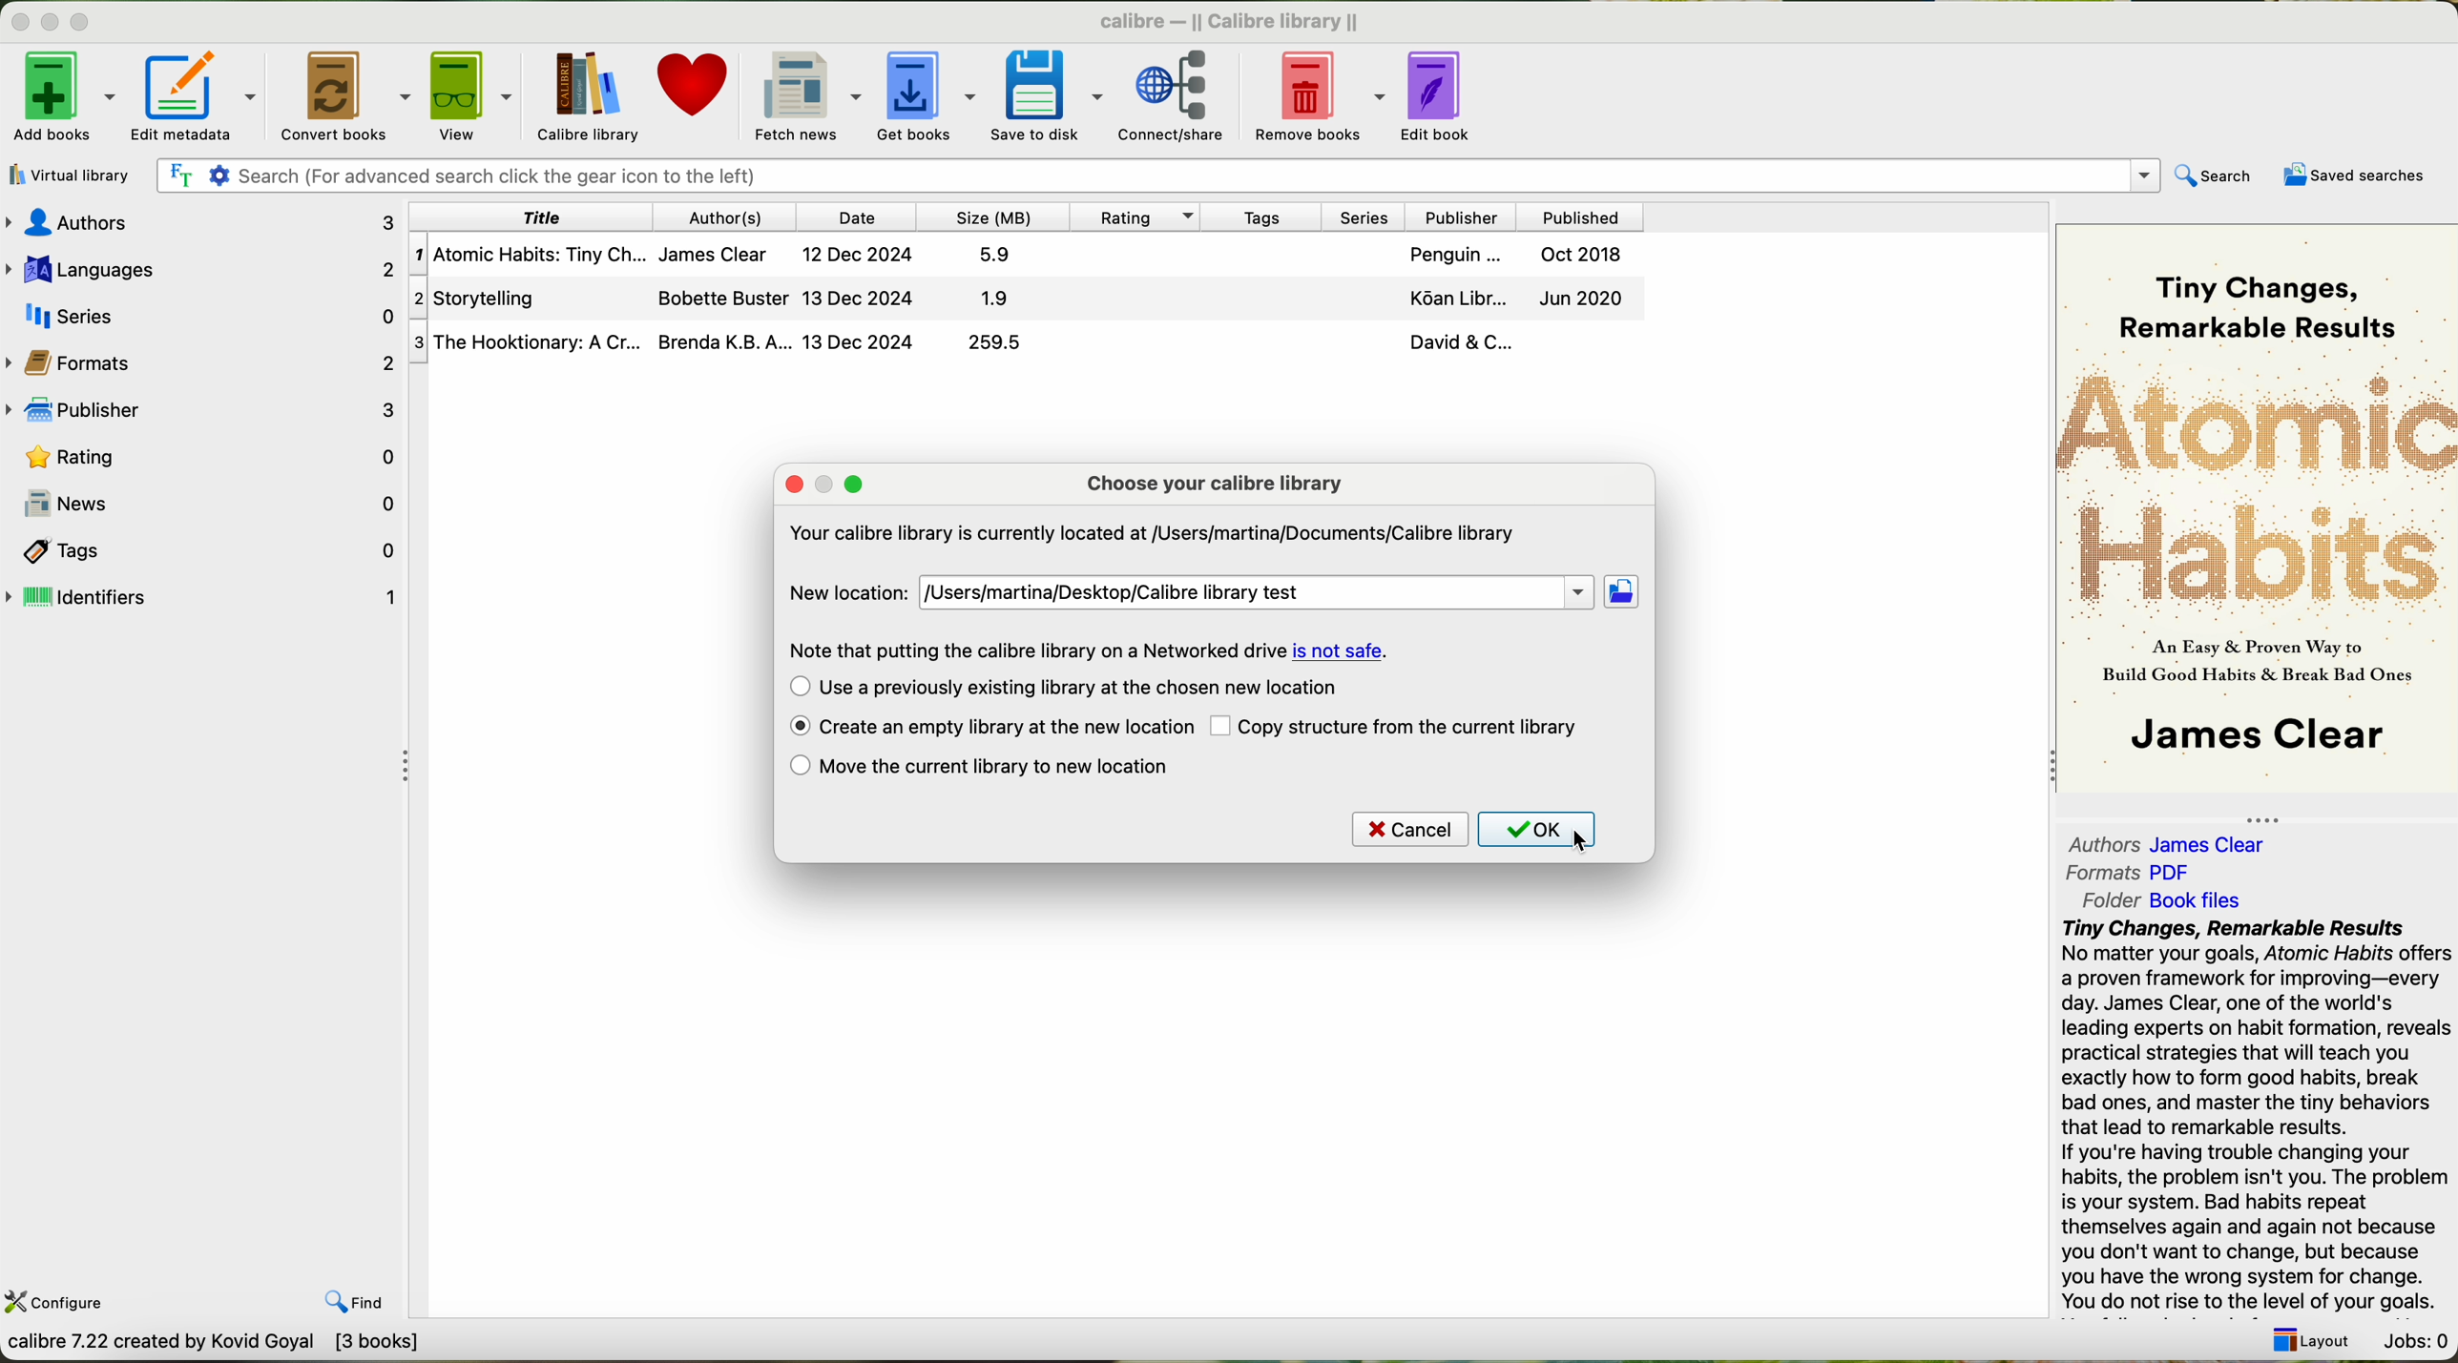  I want to click on rating, so click(1131, 216).